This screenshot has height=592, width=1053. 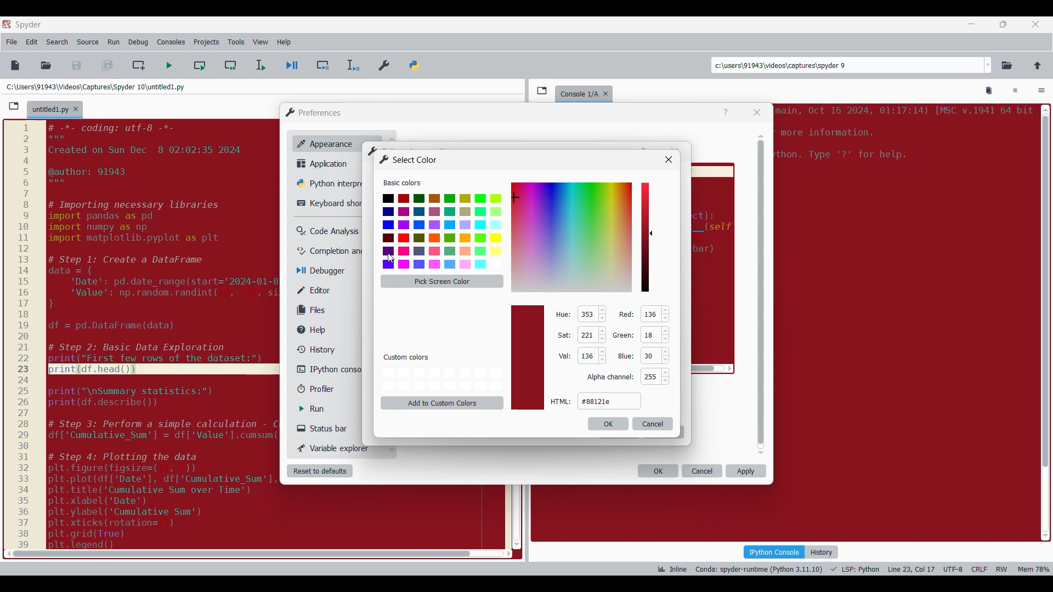 What do you see at coordinates (321, 290) in the screenshot?
I see `Editor` at bounding box center [321, 290].